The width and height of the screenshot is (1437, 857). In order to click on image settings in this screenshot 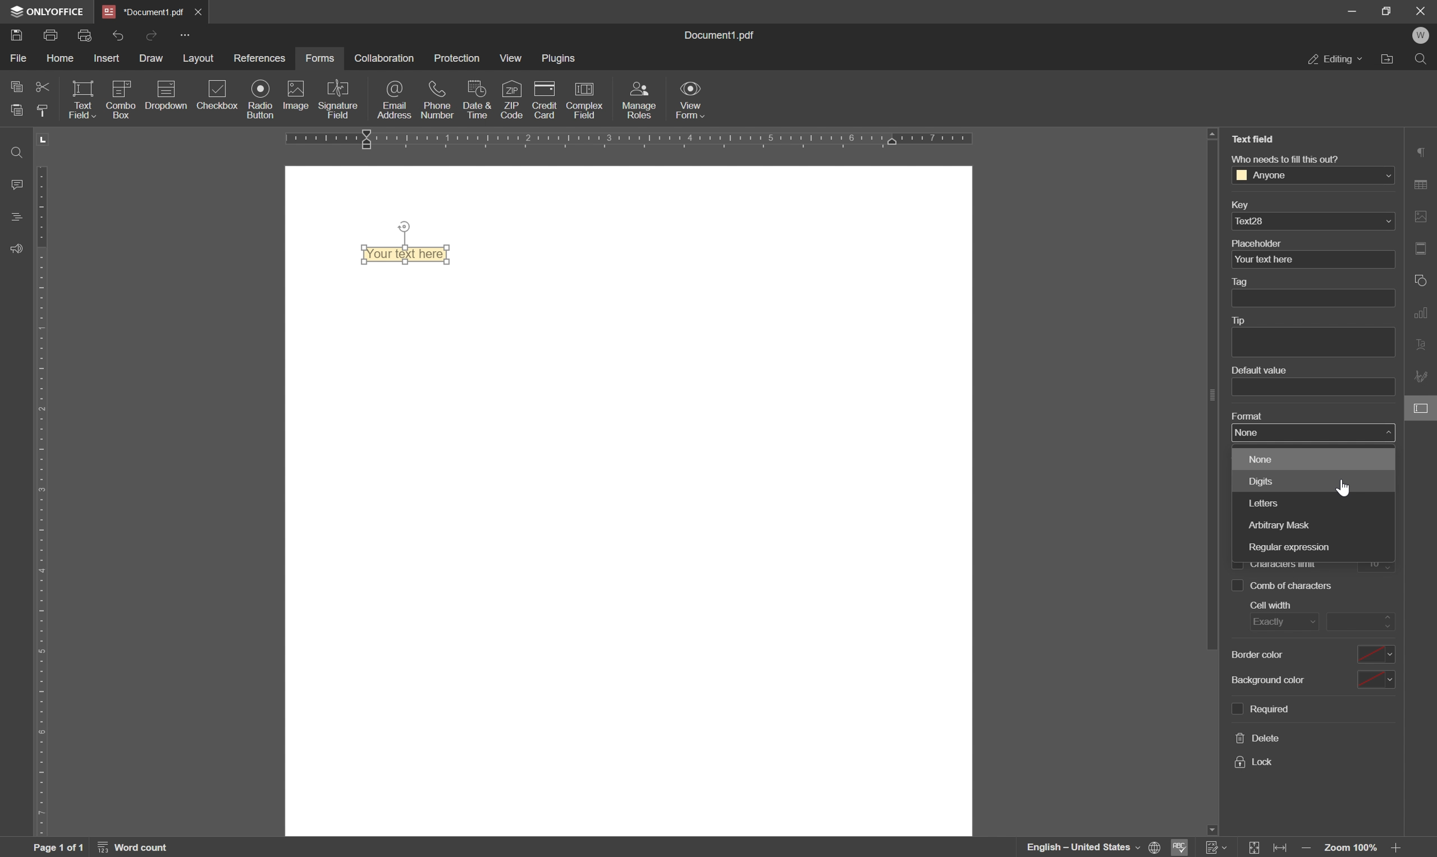, I will do `click(1424, 217)`.